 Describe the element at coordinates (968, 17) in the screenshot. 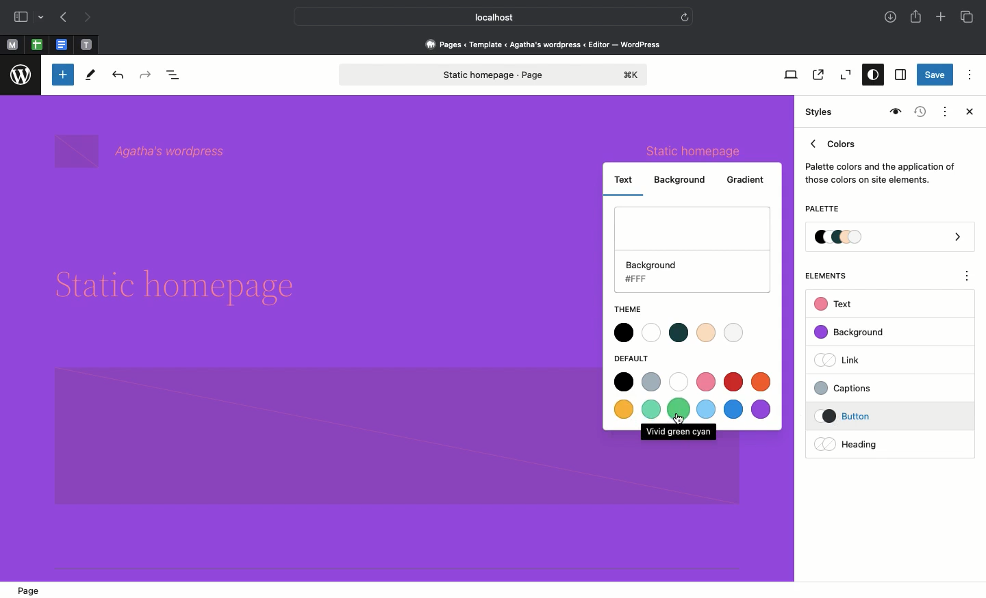

I see `Tabs` at that location.